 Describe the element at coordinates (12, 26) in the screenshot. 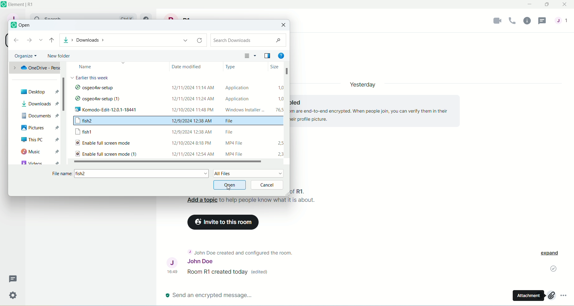

I see `logo` at that location.